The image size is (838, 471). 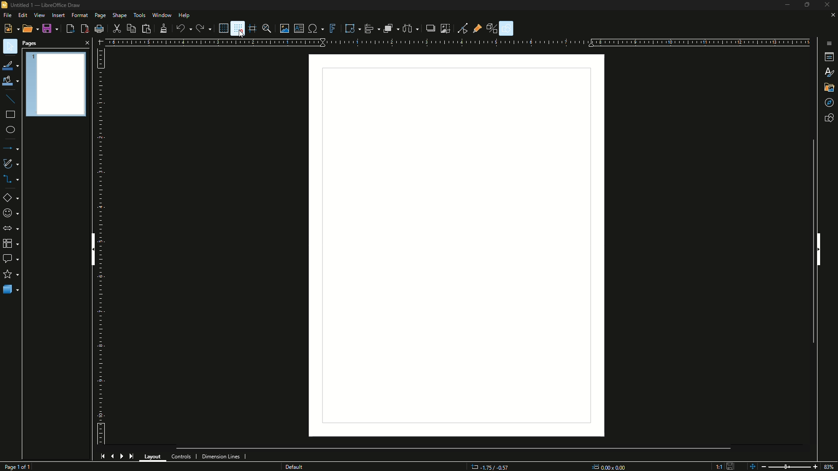 I want to click on Shape, so click(x=121, y=15).